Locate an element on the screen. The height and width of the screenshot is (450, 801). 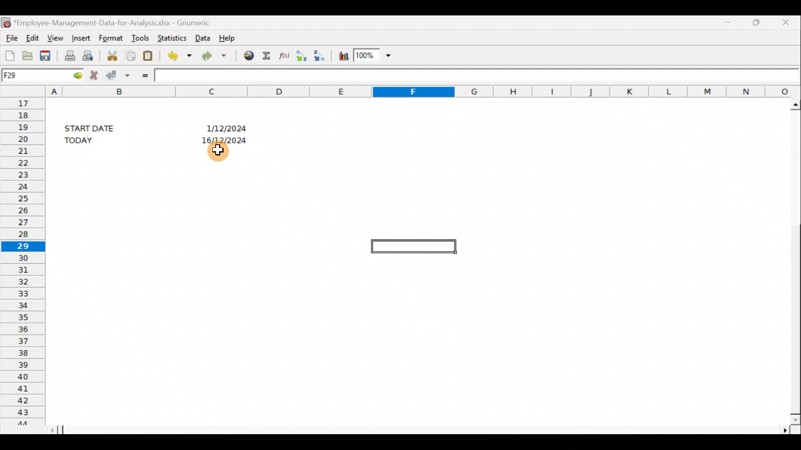
16/12/2024 is located at coordinates (226, 139).